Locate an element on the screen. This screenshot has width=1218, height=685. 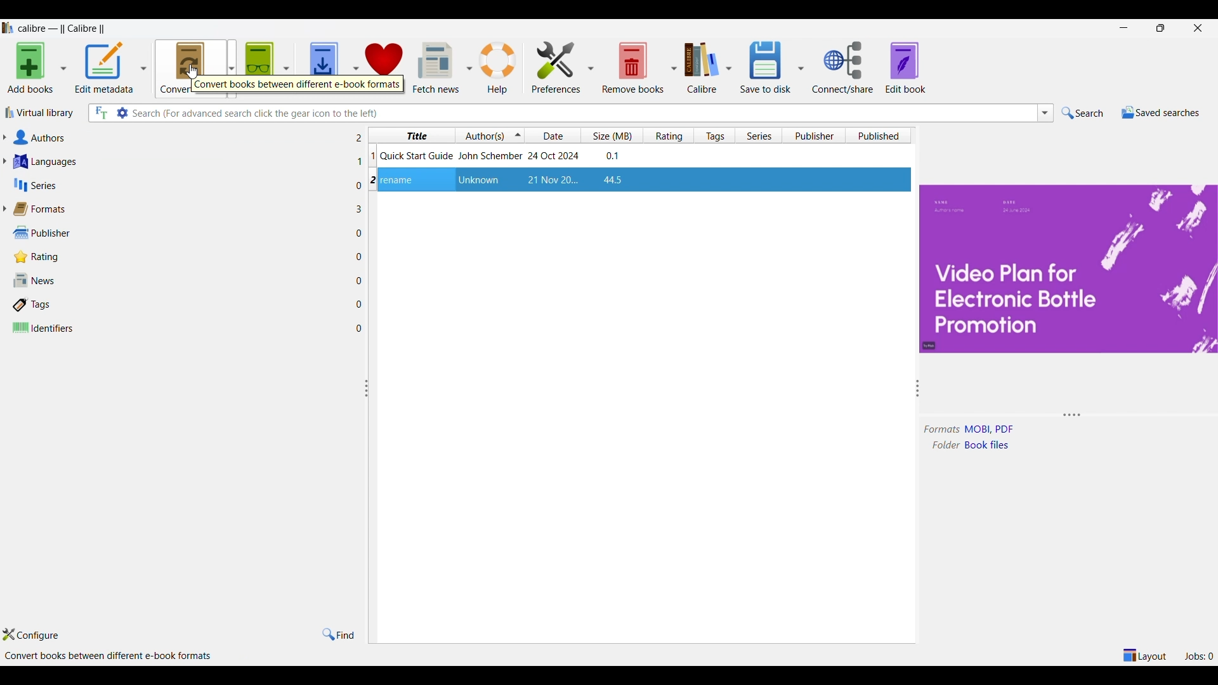
Number of files w.r.t. each column is located at coordinates (359, 236).